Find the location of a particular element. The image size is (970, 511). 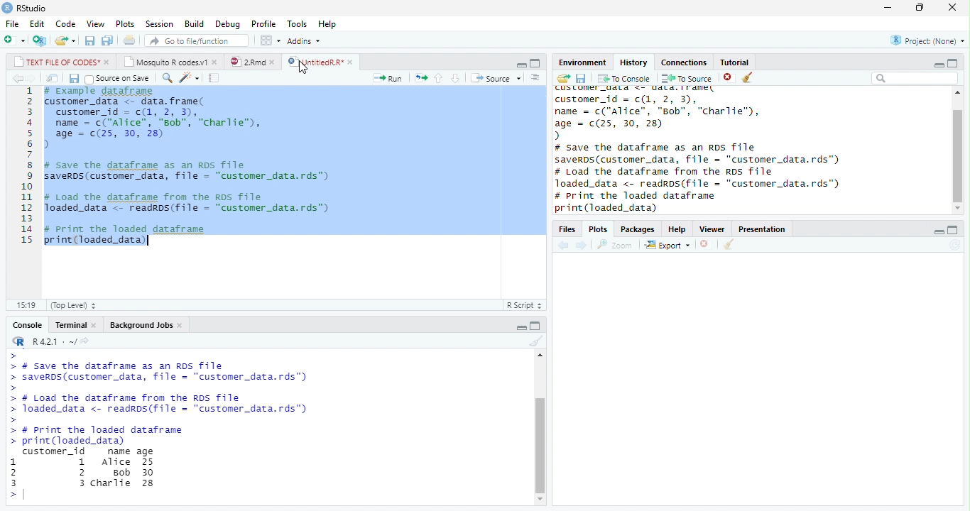

cursor is located at coordinates (303, 68).